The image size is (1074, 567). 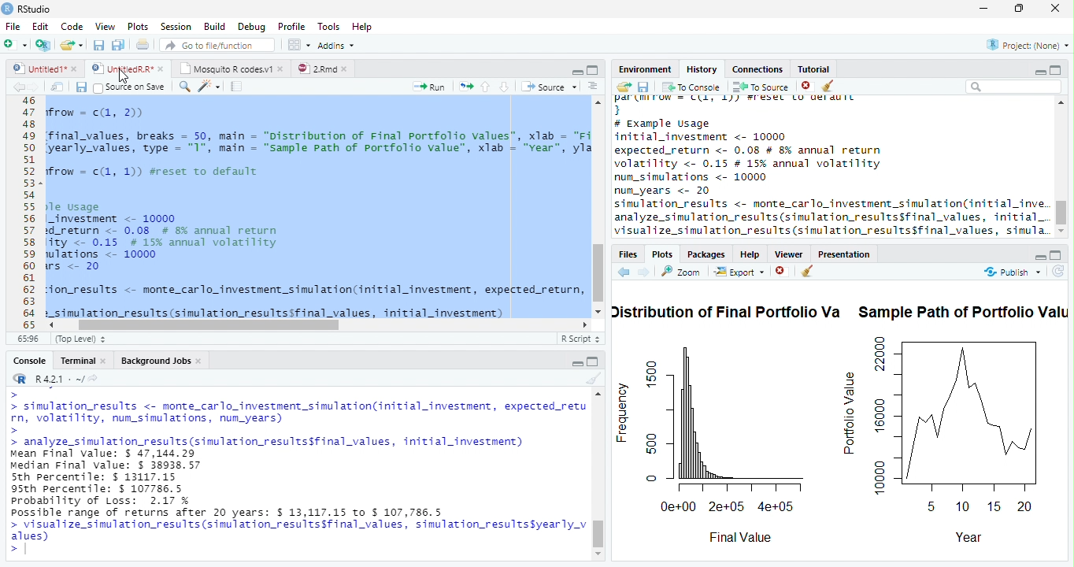 I want to click on Packages, so click(x=706, y=253).